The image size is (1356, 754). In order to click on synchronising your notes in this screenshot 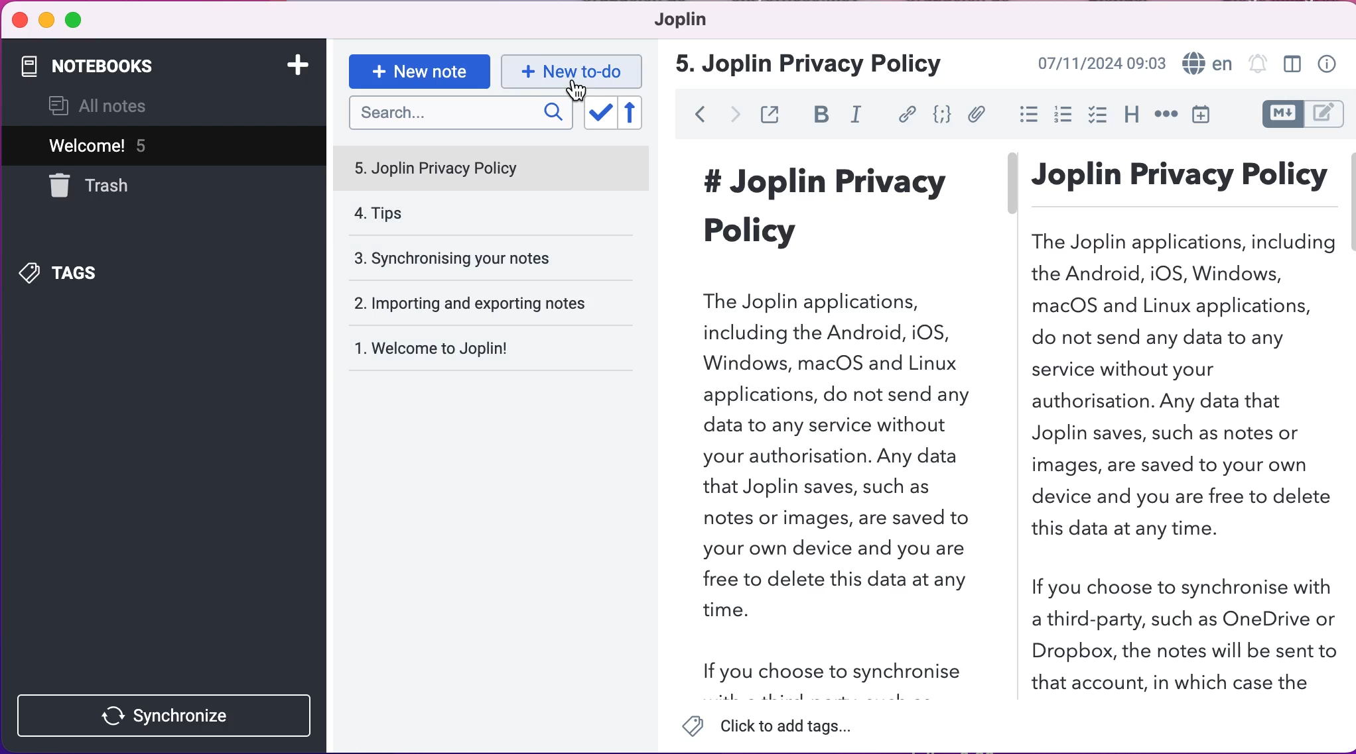, I will do `click(492, 258)`.